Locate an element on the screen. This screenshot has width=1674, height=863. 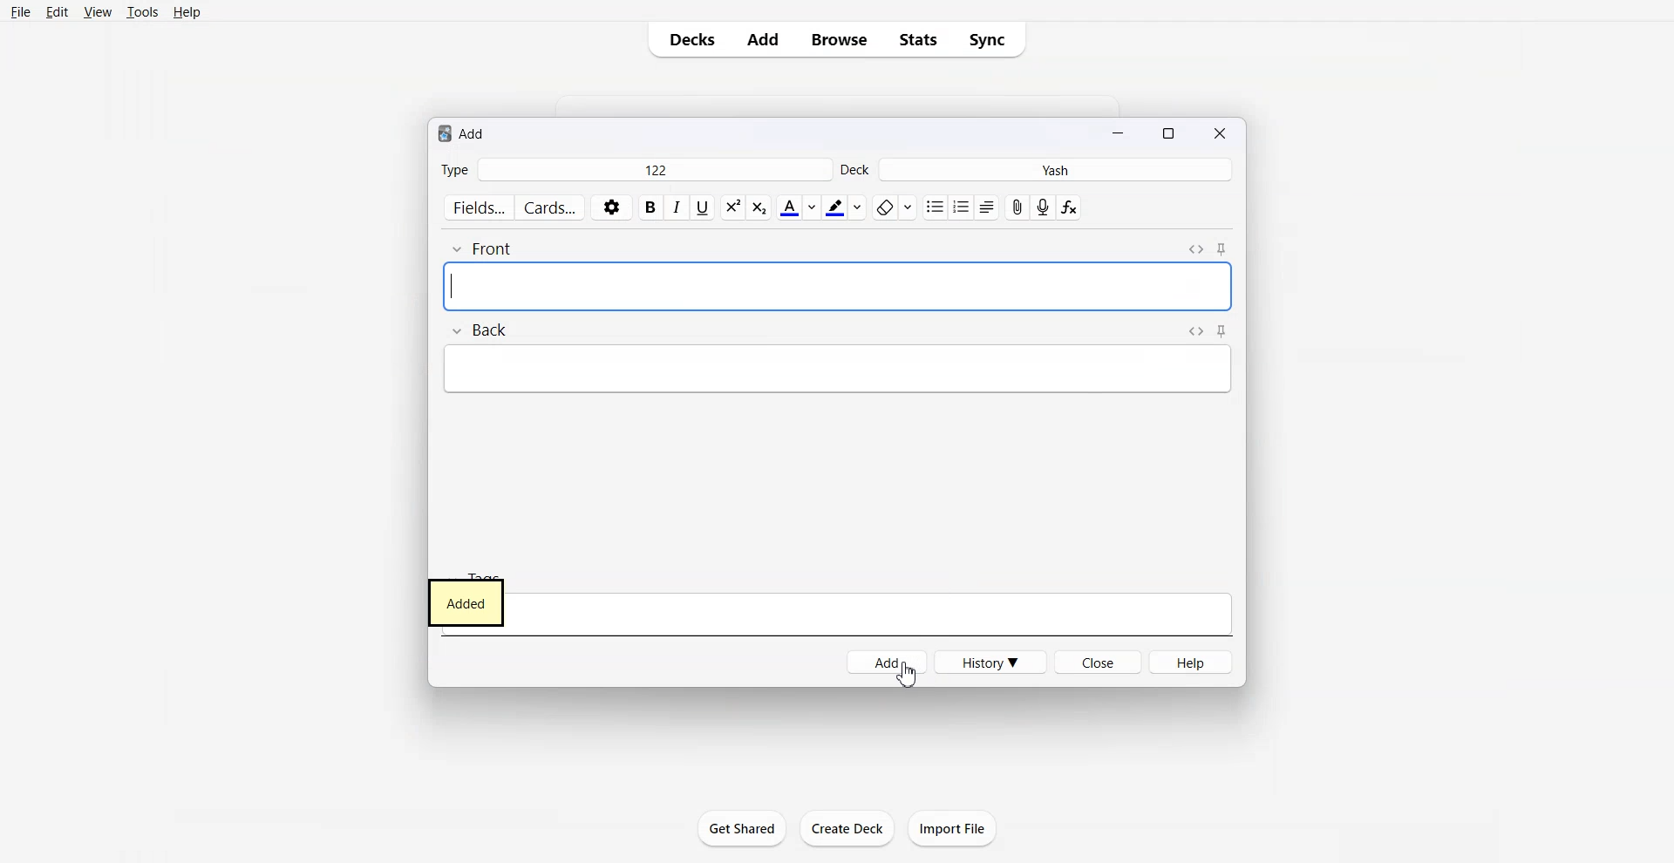
Record Audio is located at coordinates (1044, 207).